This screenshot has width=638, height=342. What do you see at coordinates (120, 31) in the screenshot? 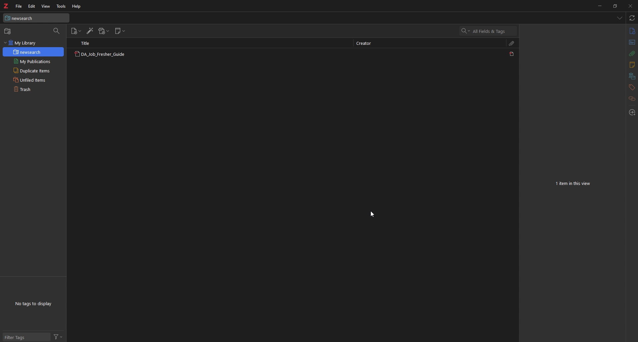
I see `new note` at bounding box center [120, 31].